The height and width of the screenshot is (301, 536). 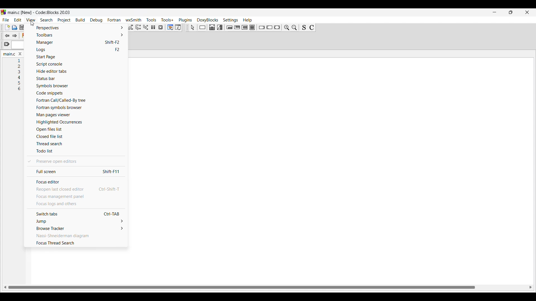 What do you see at coordinates (252, 27) in the screenshot?
I see `Block instruction` at bounding box center [252, 27].